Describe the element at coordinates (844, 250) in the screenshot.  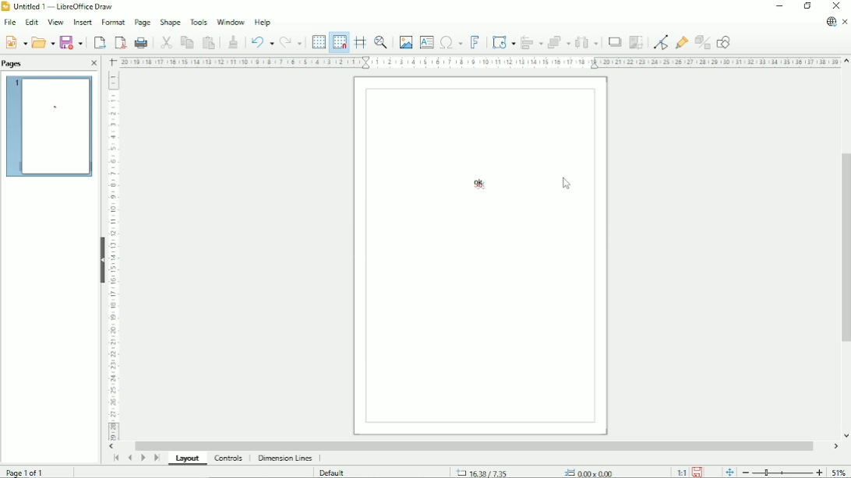
I see `Vertical scrollbar` at that location.